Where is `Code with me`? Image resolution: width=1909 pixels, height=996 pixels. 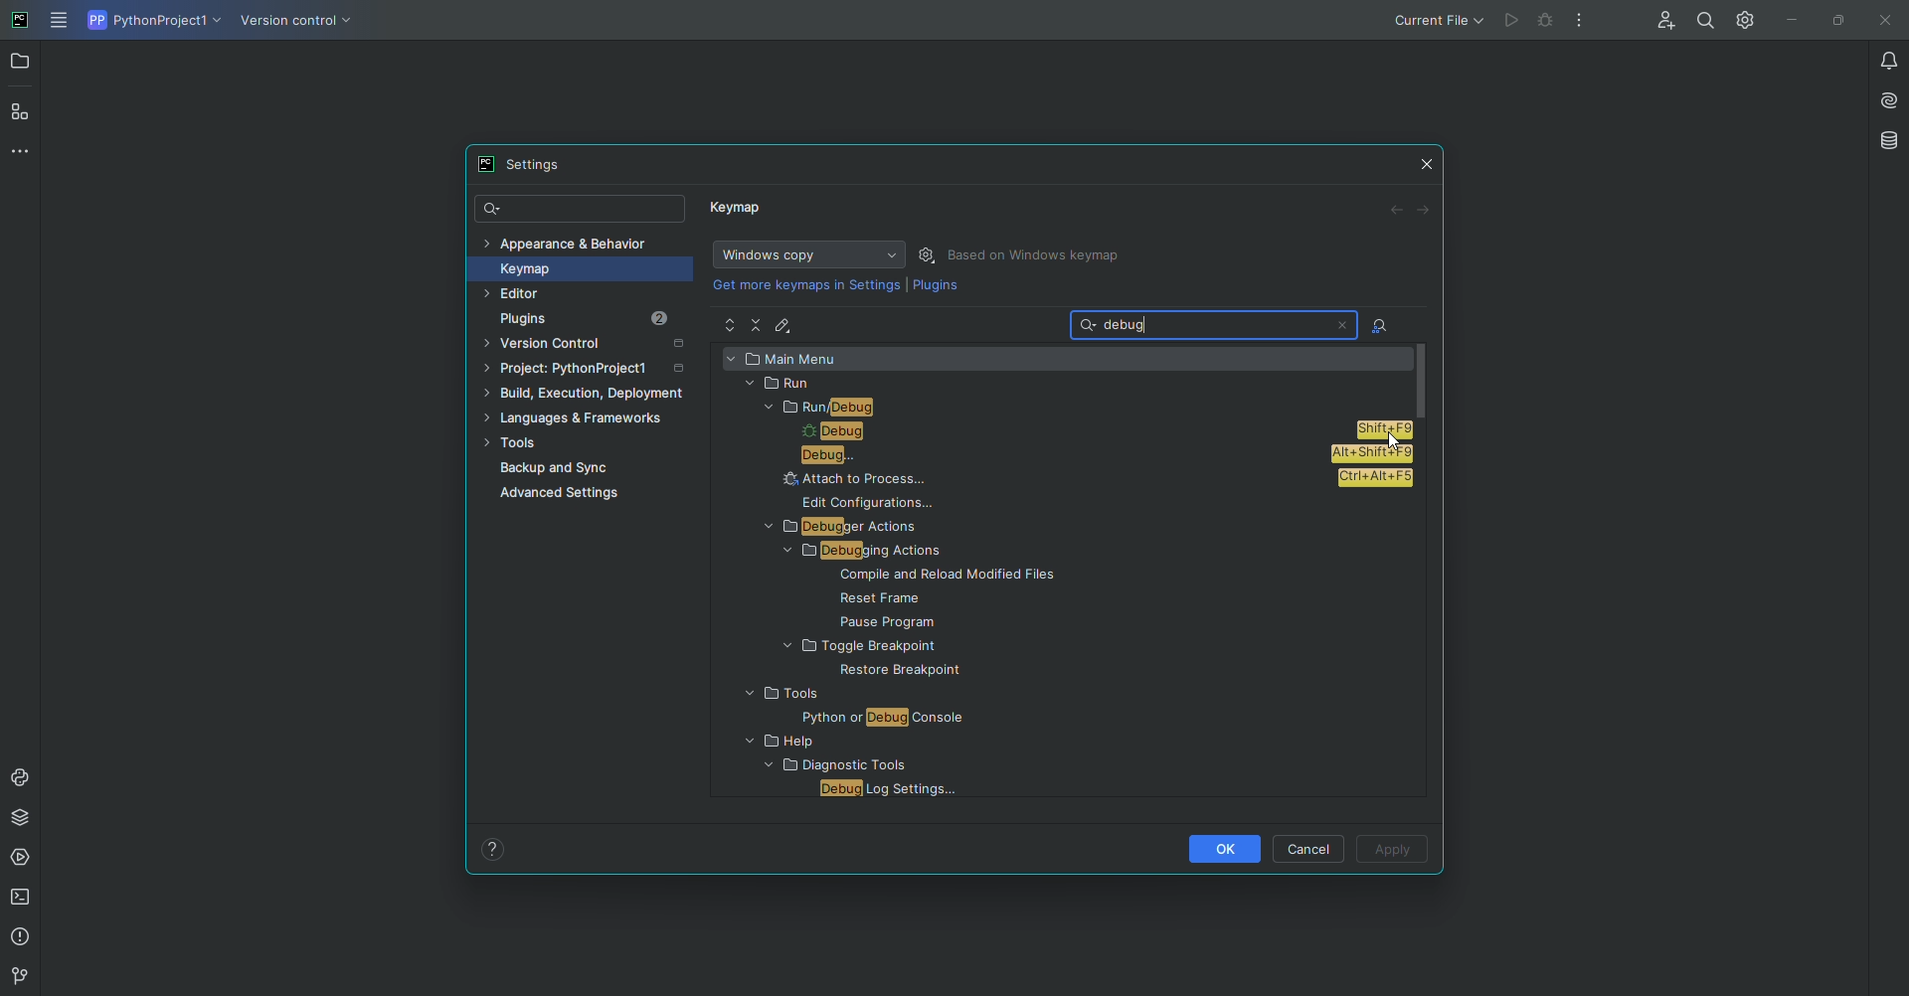 Code with me is located at coordinates (1661, 22).